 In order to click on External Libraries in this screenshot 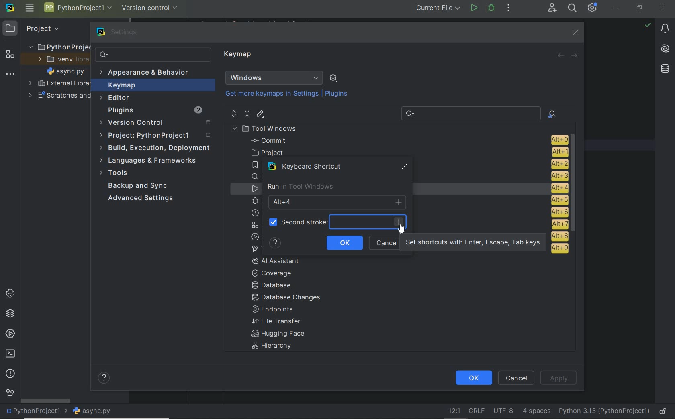, I will do `click(57, 84)`.